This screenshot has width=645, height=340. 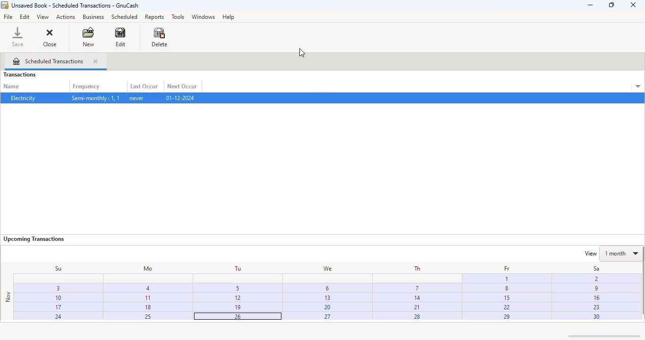 What do you see at coordinates (507, 307) in the screenshot?
I see `22` at bounding box center [507, 307].